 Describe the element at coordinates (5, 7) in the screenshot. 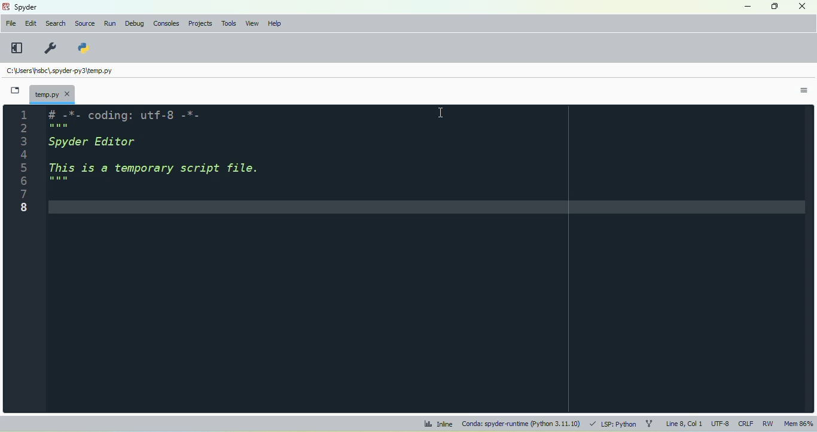

I see `logo` at that location.